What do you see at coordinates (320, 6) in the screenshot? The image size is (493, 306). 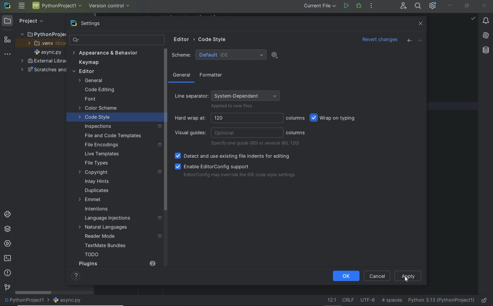 I see `current file` at bounding box center [320, 6].